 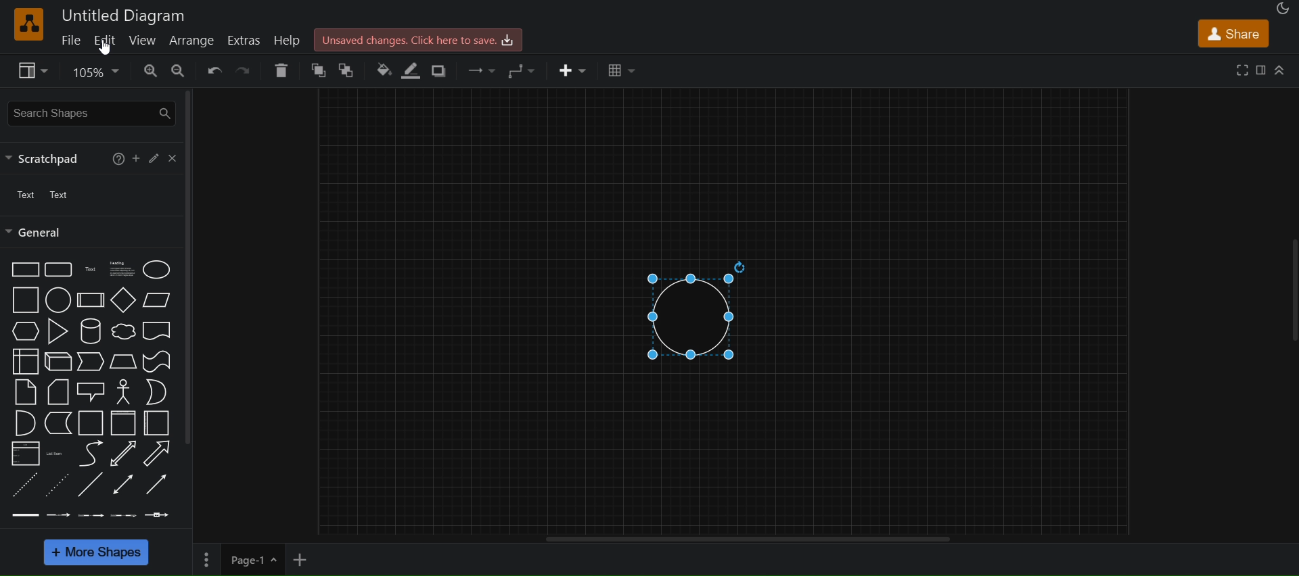 I want to click on collapase/expand, so click(x=1280, y=70).